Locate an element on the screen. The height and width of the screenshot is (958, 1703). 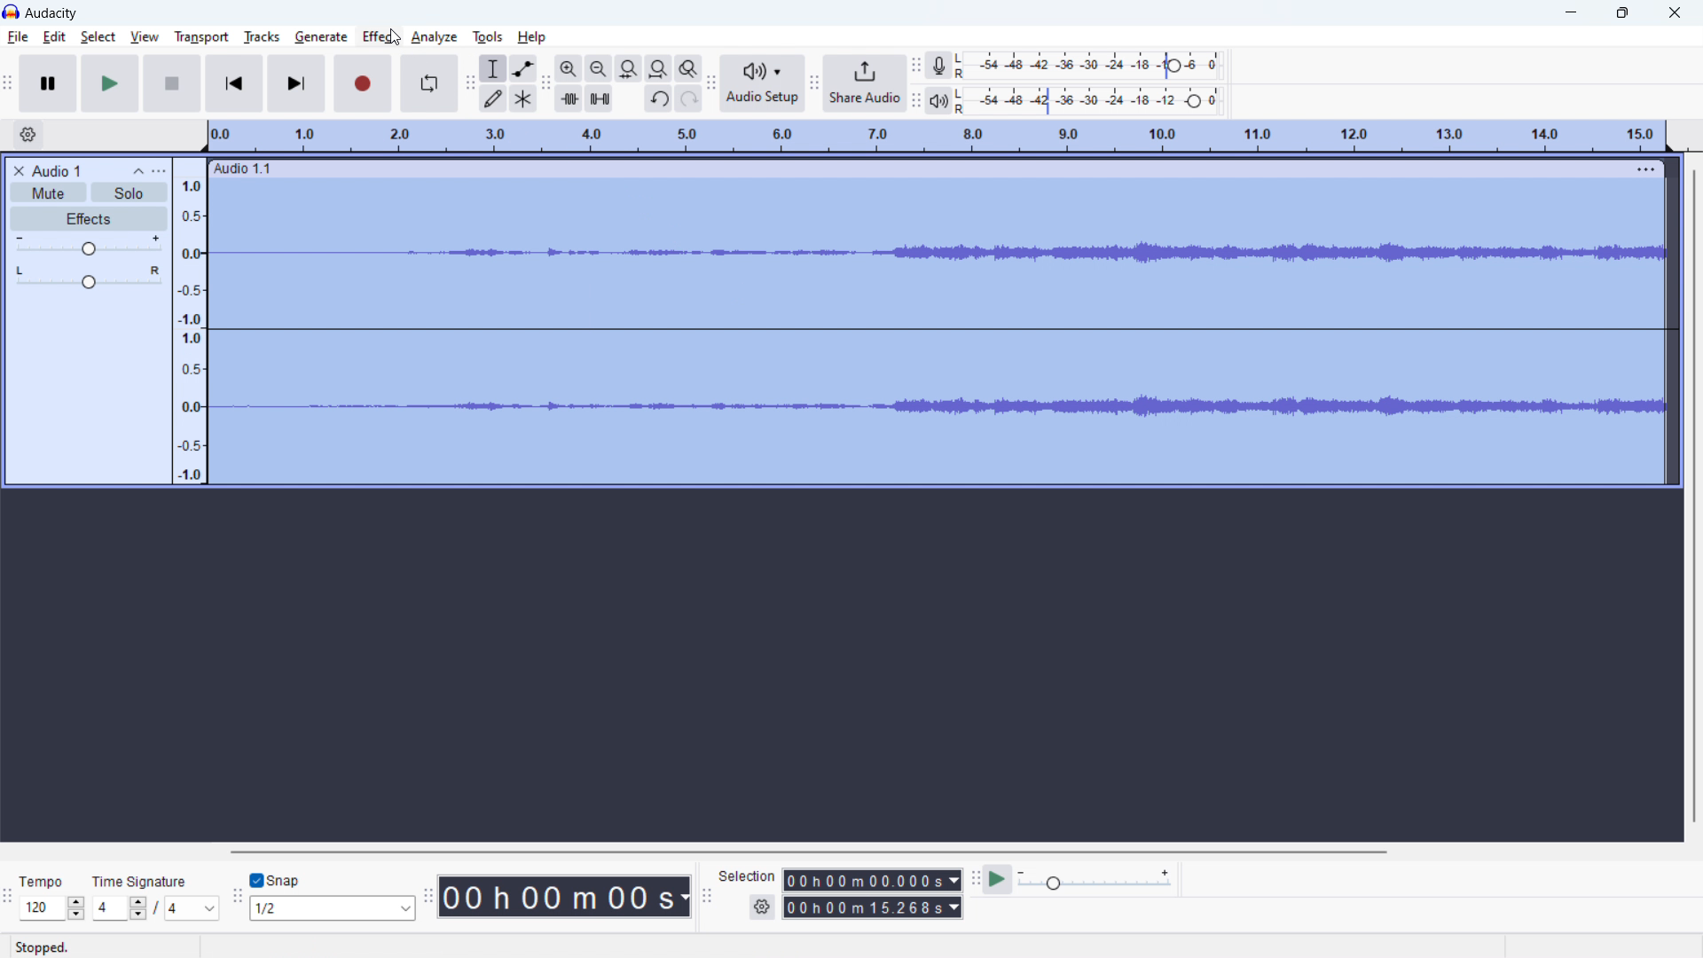
00h 00 m 00 s 9timestamp) is located at coordinates (568, 896).